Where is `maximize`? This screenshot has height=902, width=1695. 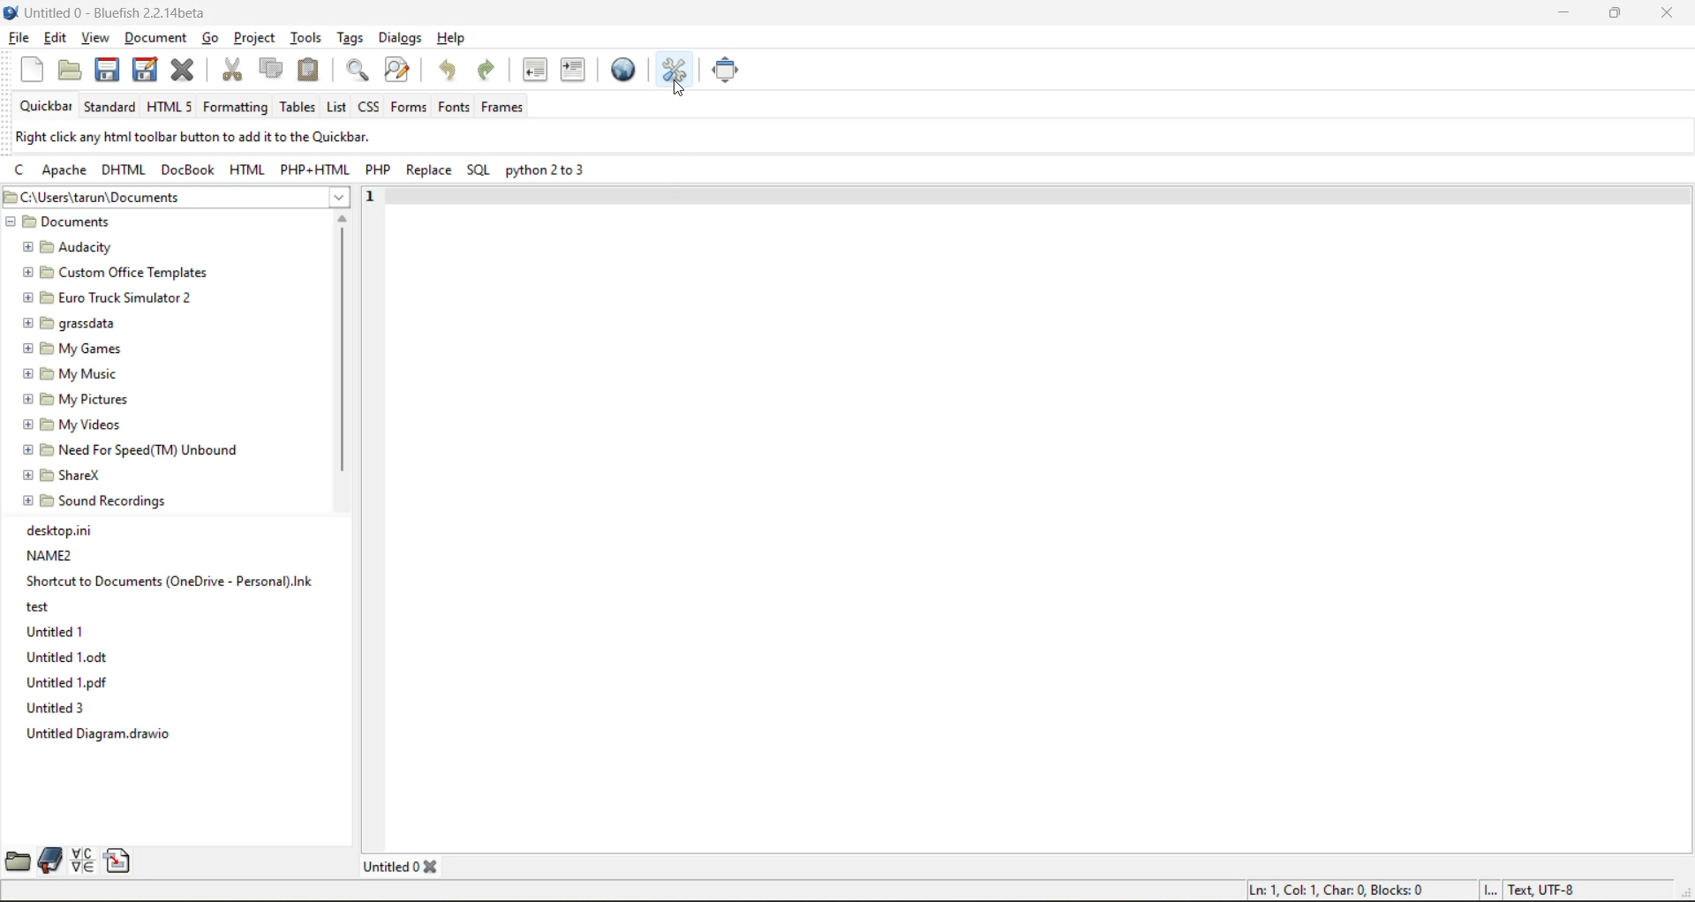 maximize is located at coordinates (1614, 16).